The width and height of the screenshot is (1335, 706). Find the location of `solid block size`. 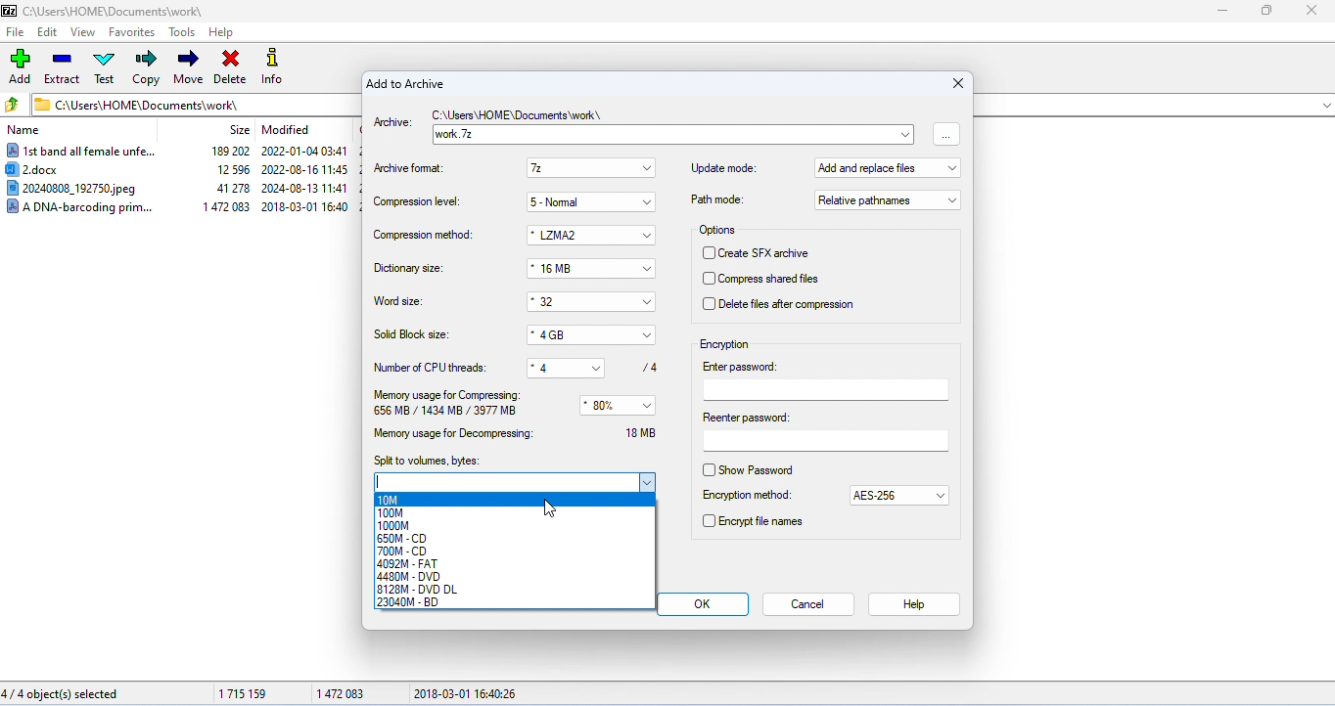

solid block size is located at coordinates (413, 334).